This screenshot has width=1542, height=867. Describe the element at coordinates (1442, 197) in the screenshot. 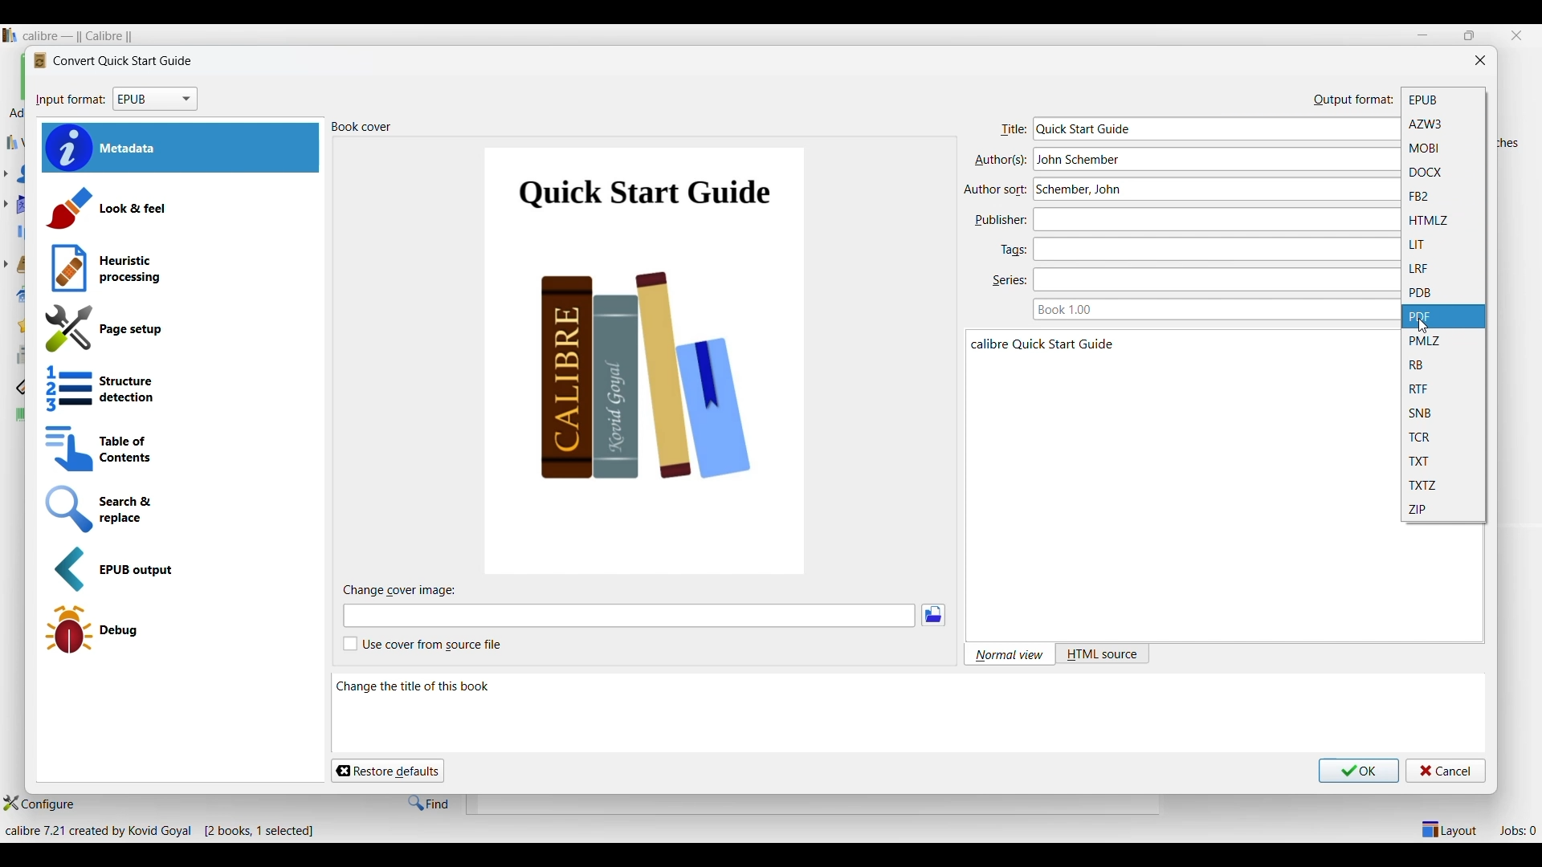

I see `FB2` at that location.